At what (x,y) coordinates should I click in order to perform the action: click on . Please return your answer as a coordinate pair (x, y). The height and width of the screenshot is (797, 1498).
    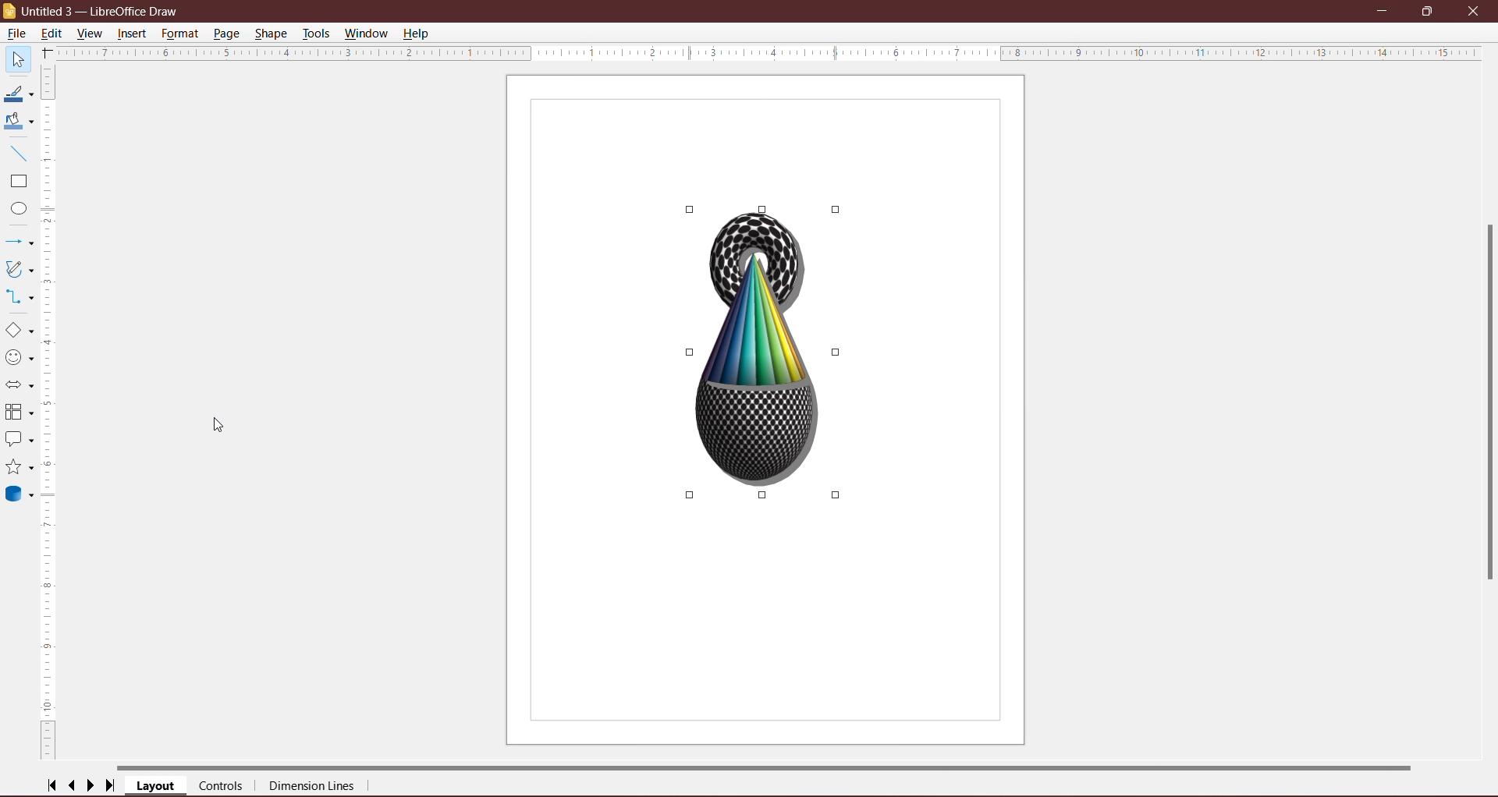
    Looking at the image, I should click on (51, 785).